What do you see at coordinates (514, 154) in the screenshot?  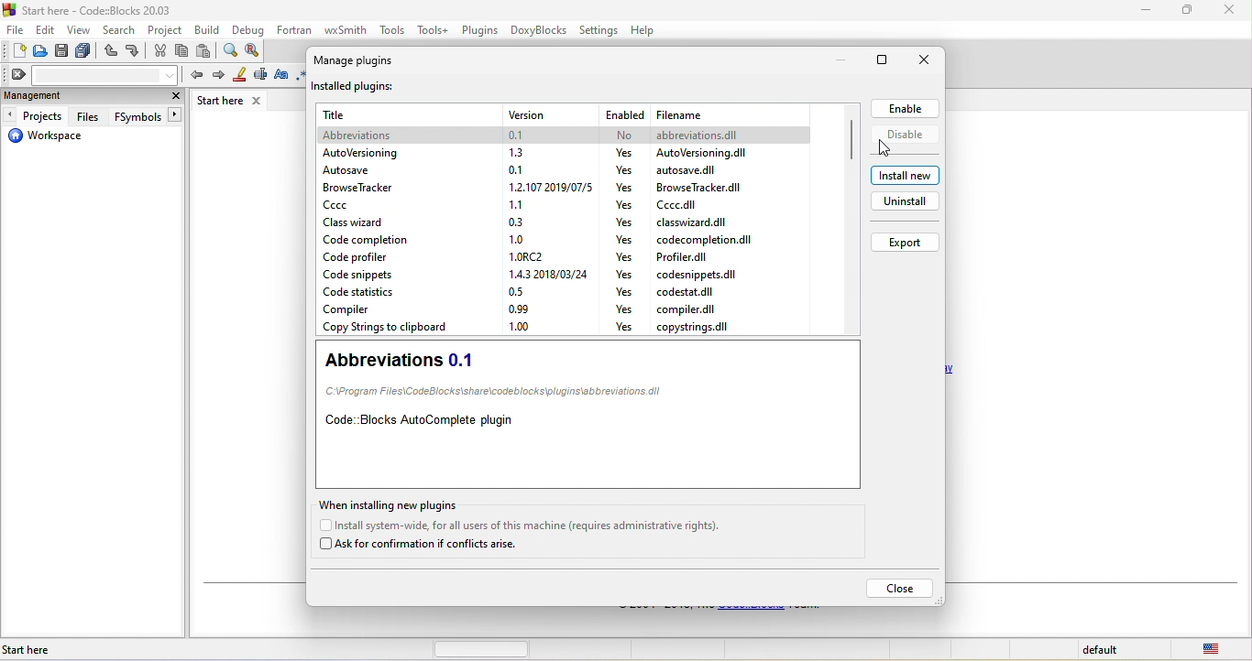 I see `version ` at bounding box center [514, 154].